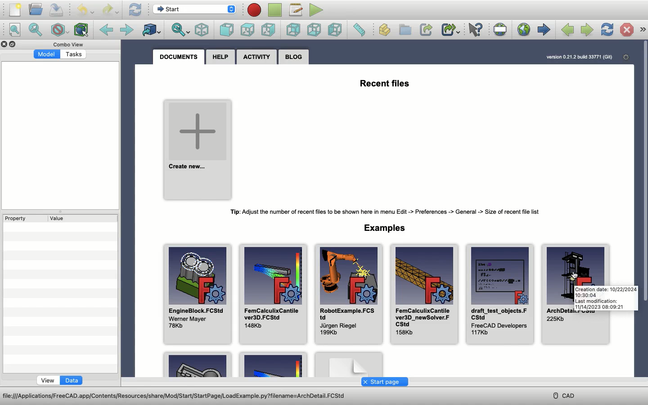 This screenshot has width=648, height=405. I want to click on Stop loading, so click(626, 30).